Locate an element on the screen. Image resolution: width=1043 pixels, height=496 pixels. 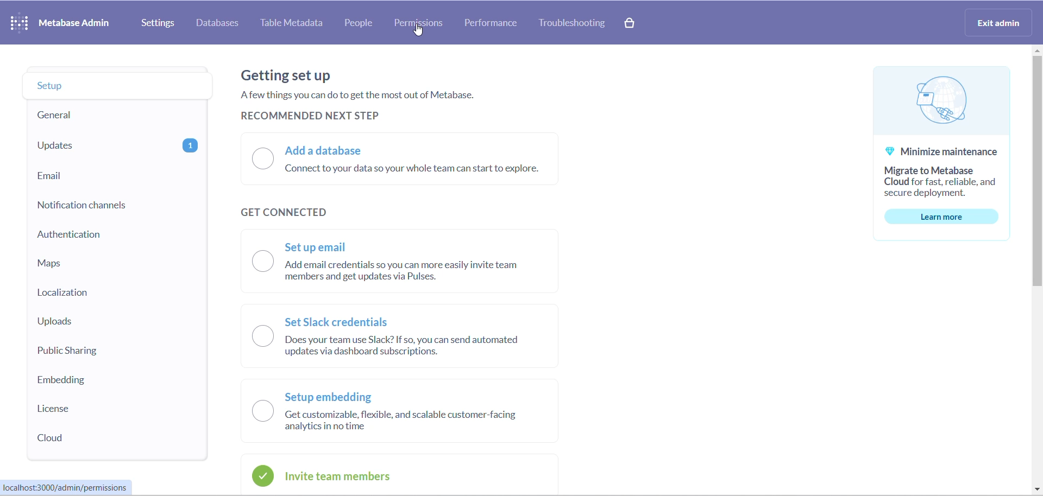
set slack credentials radio button is located at coordinates (404, 336).